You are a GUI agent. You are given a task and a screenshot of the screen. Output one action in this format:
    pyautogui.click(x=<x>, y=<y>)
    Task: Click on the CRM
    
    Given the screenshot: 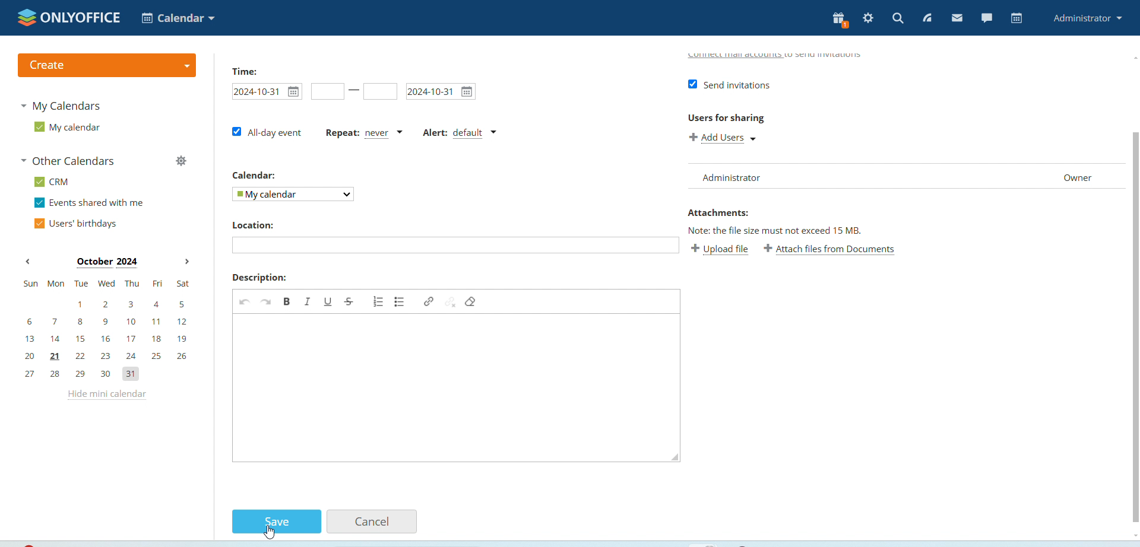 What is the action you would take?
    pyautogui.click(x=53, y=182)
    